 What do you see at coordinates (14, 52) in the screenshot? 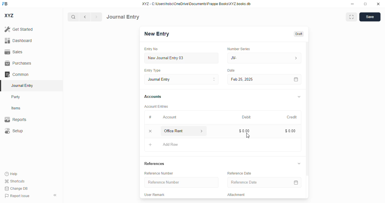
I see `sales` at bounding box center [14, 52].